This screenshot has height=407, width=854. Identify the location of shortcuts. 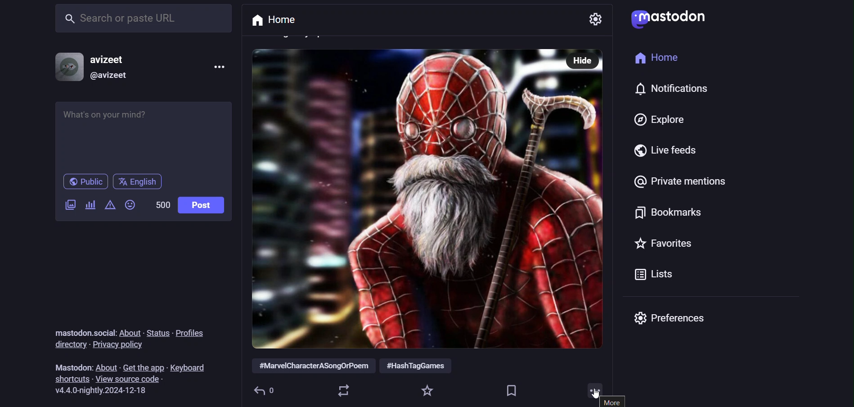
(72, 379).